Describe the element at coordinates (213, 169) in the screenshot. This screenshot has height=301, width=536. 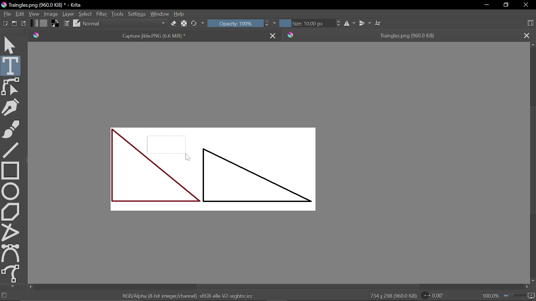
I see `shapes` at that location.